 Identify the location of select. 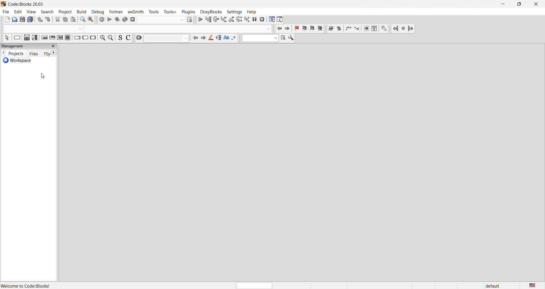
(8, 38).